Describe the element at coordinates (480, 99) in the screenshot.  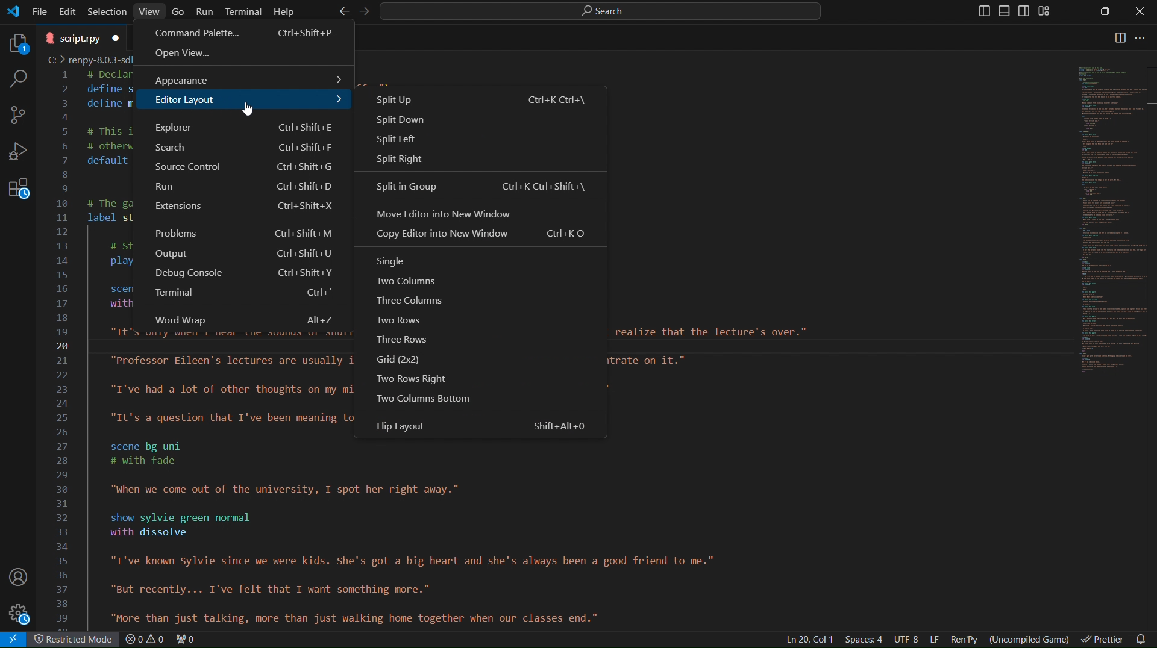
I see `Split Up   ctrl+K ctrl+\` at that location.